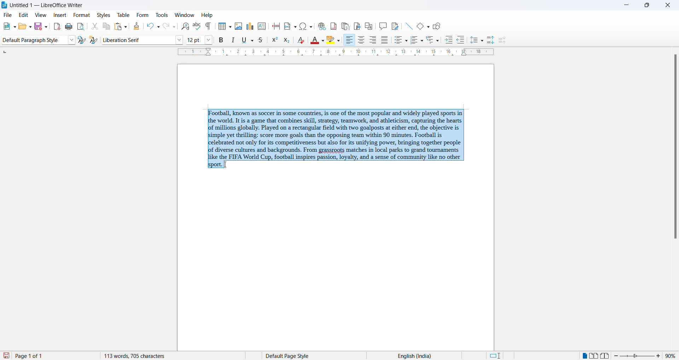  Describe the element at coordinates (482, 40) in the screenshot. I see `line spacing option dropdown` at that location.